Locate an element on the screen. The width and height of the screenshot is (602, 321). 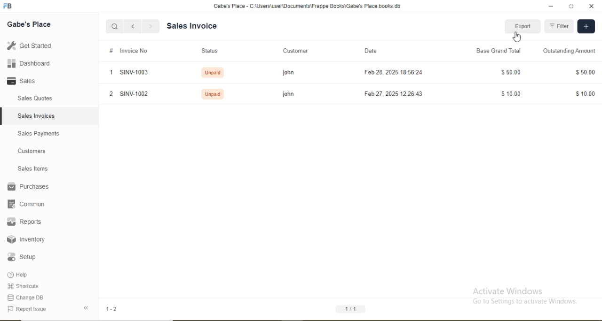
Help is located at coordinates (24, 274).